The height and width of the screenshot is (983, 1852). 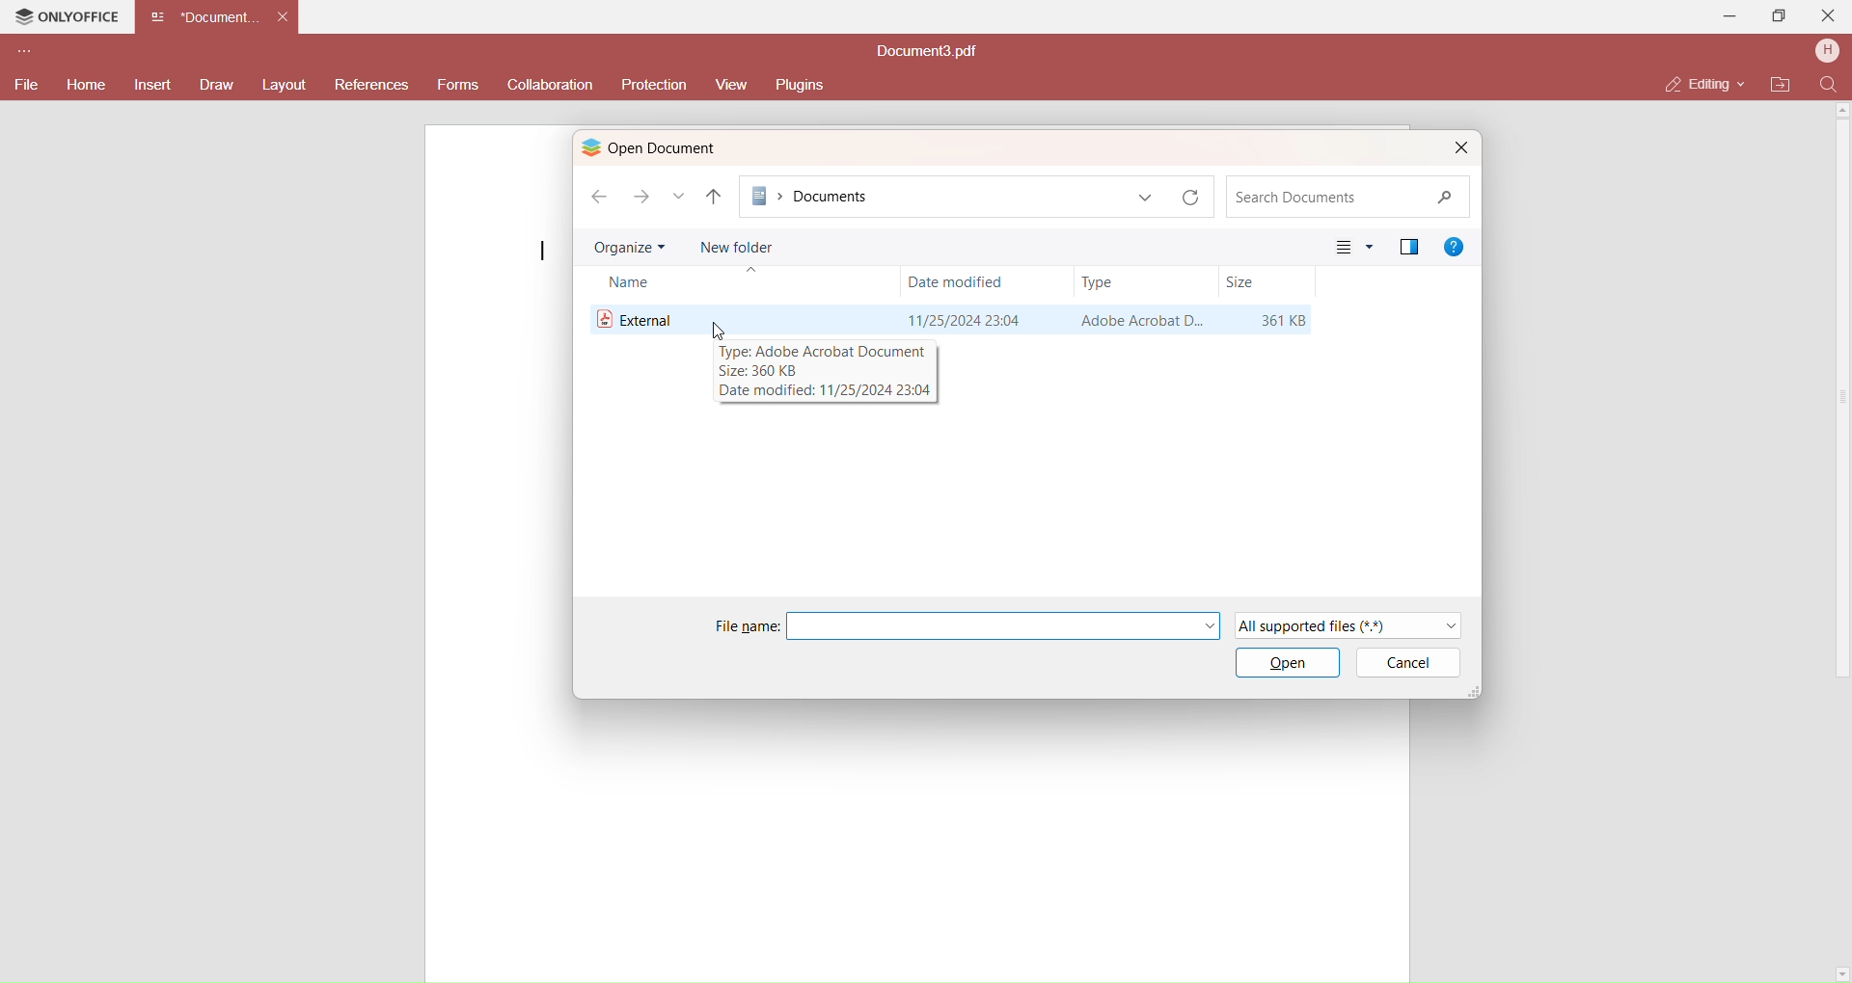 I want to click on Editing, so click(x=1697, y=83).